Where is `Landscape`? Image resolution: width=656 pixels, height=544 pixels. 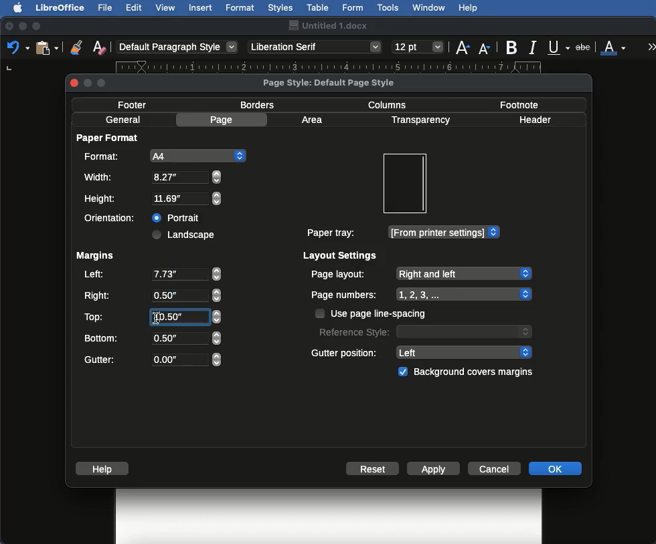
Landscape is located at coordinates (185, 235).